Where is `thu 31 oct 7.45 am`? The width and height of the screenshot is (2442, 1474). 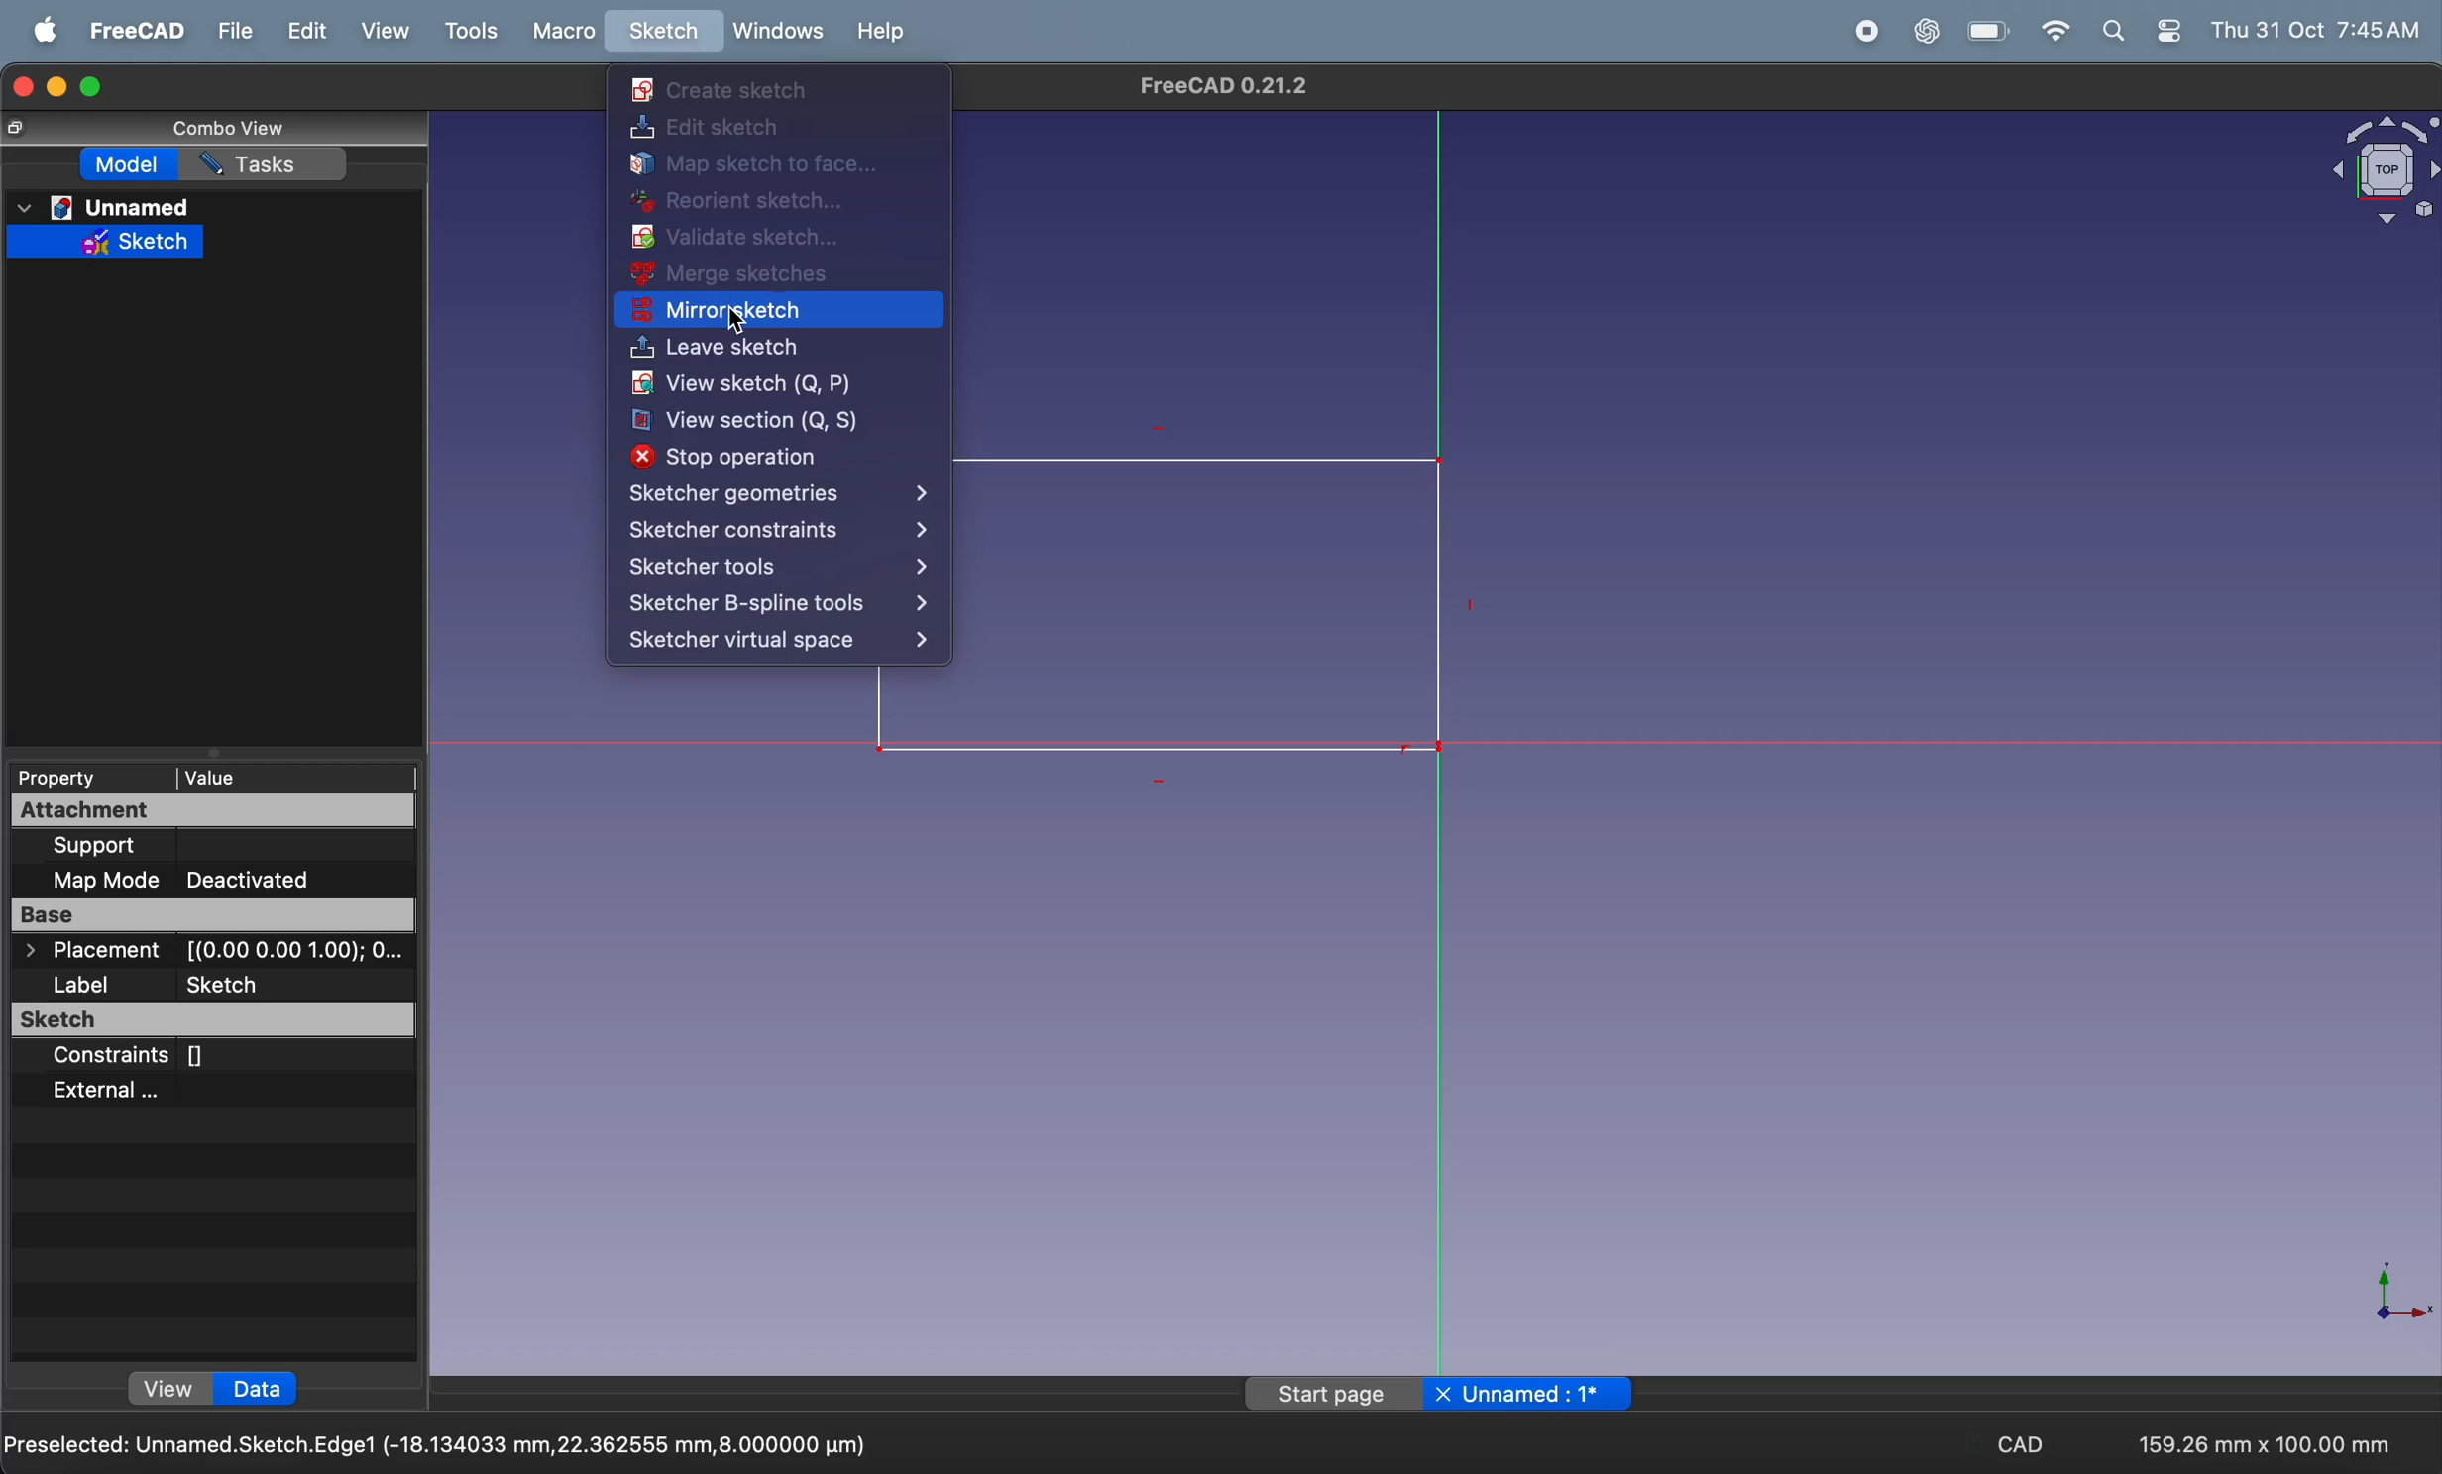
thu 31 oct 7.45 am is located at coordinates (2316, 29).